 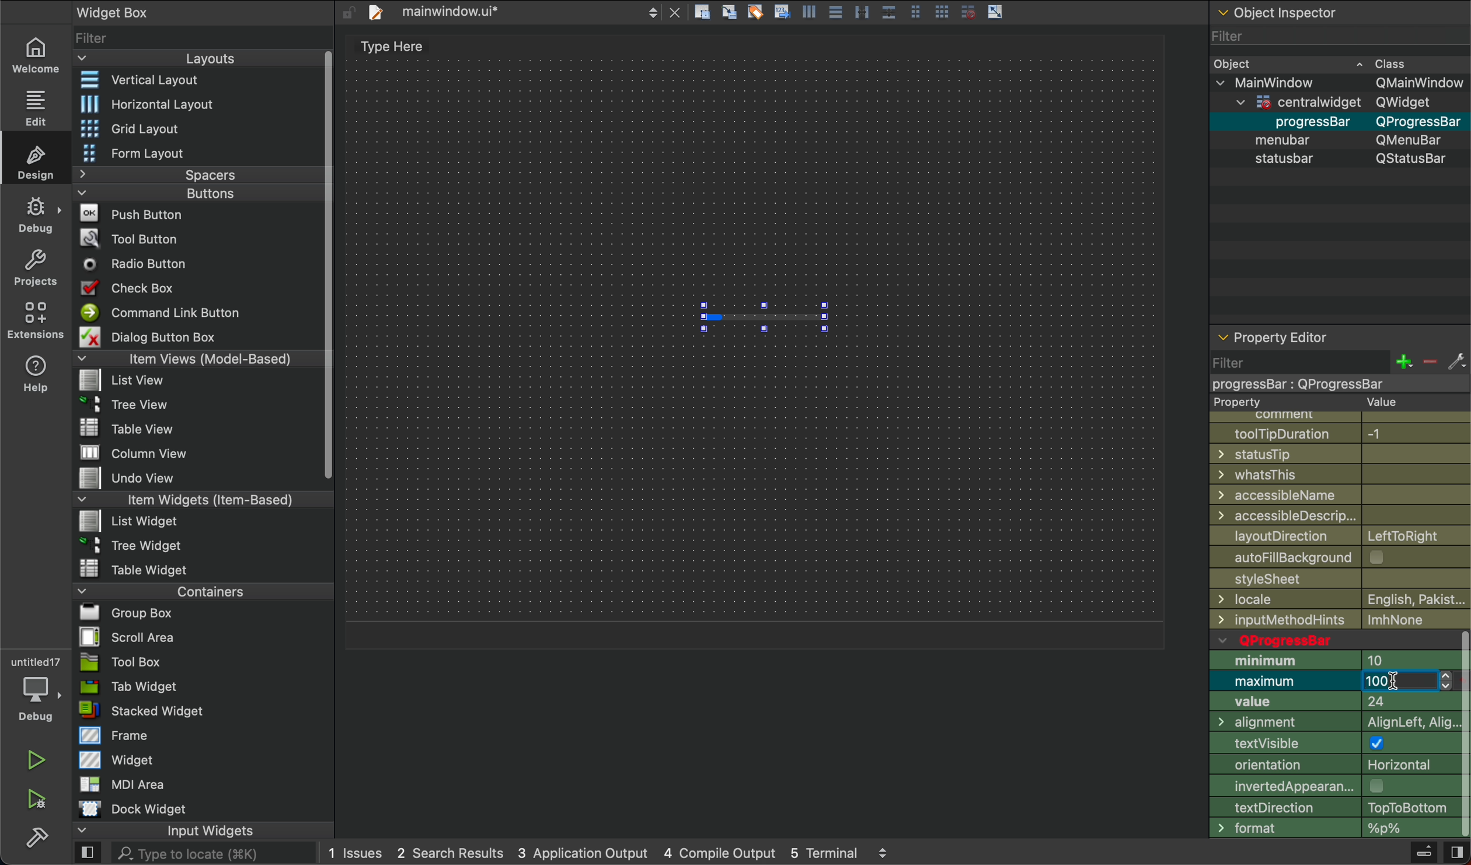 I want to click on Spacer, so click(x=182, y=175).